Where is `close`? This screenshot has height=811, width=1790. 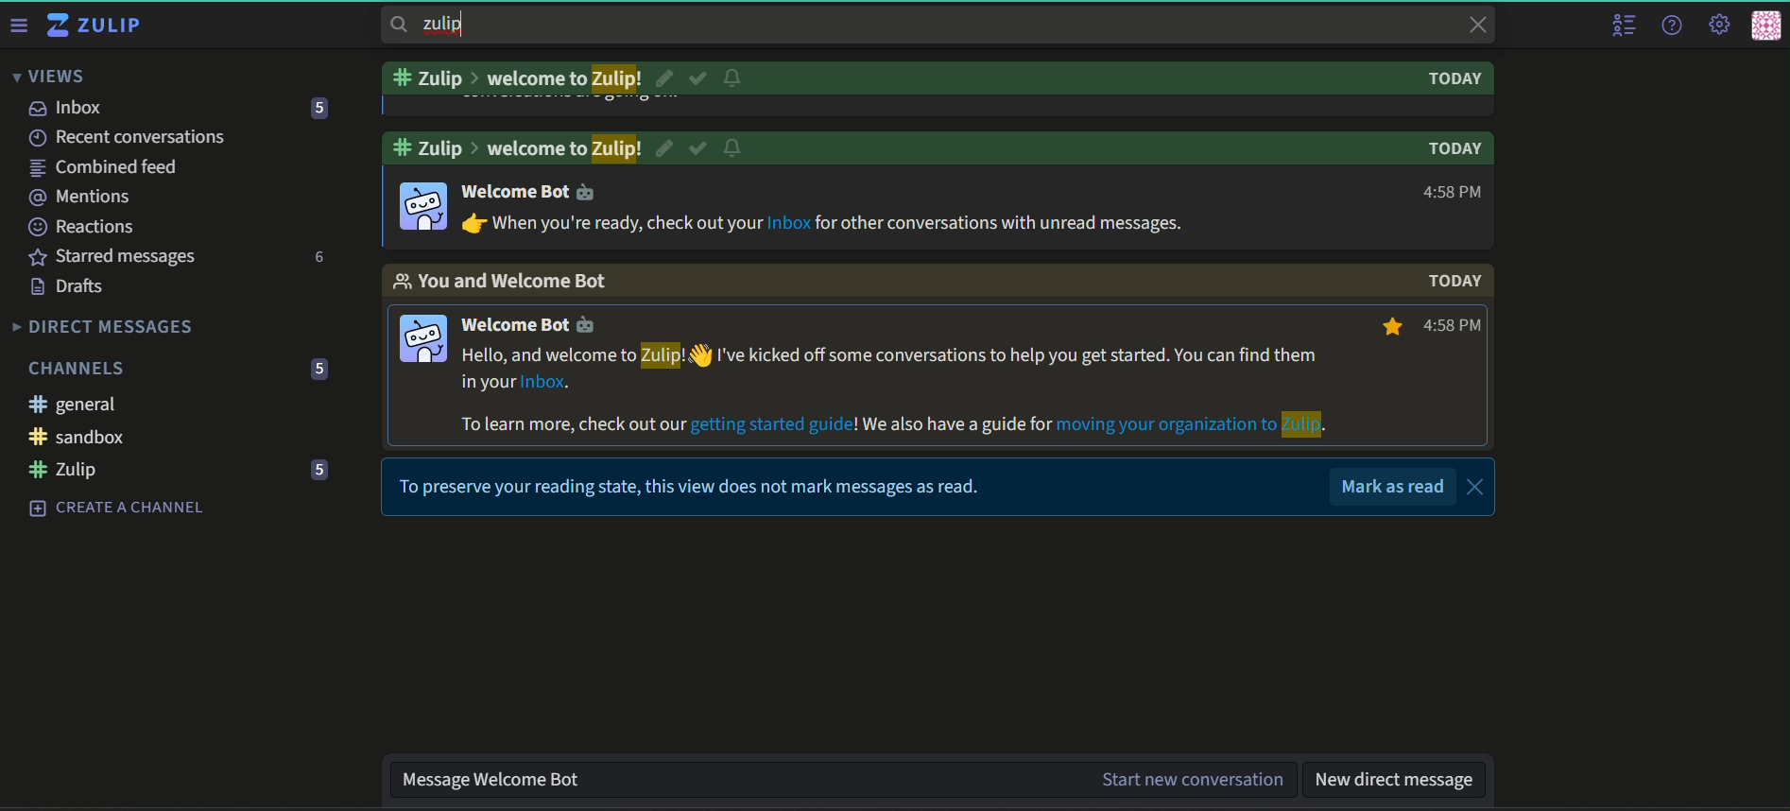 close is located at coordinates (1478, 486).